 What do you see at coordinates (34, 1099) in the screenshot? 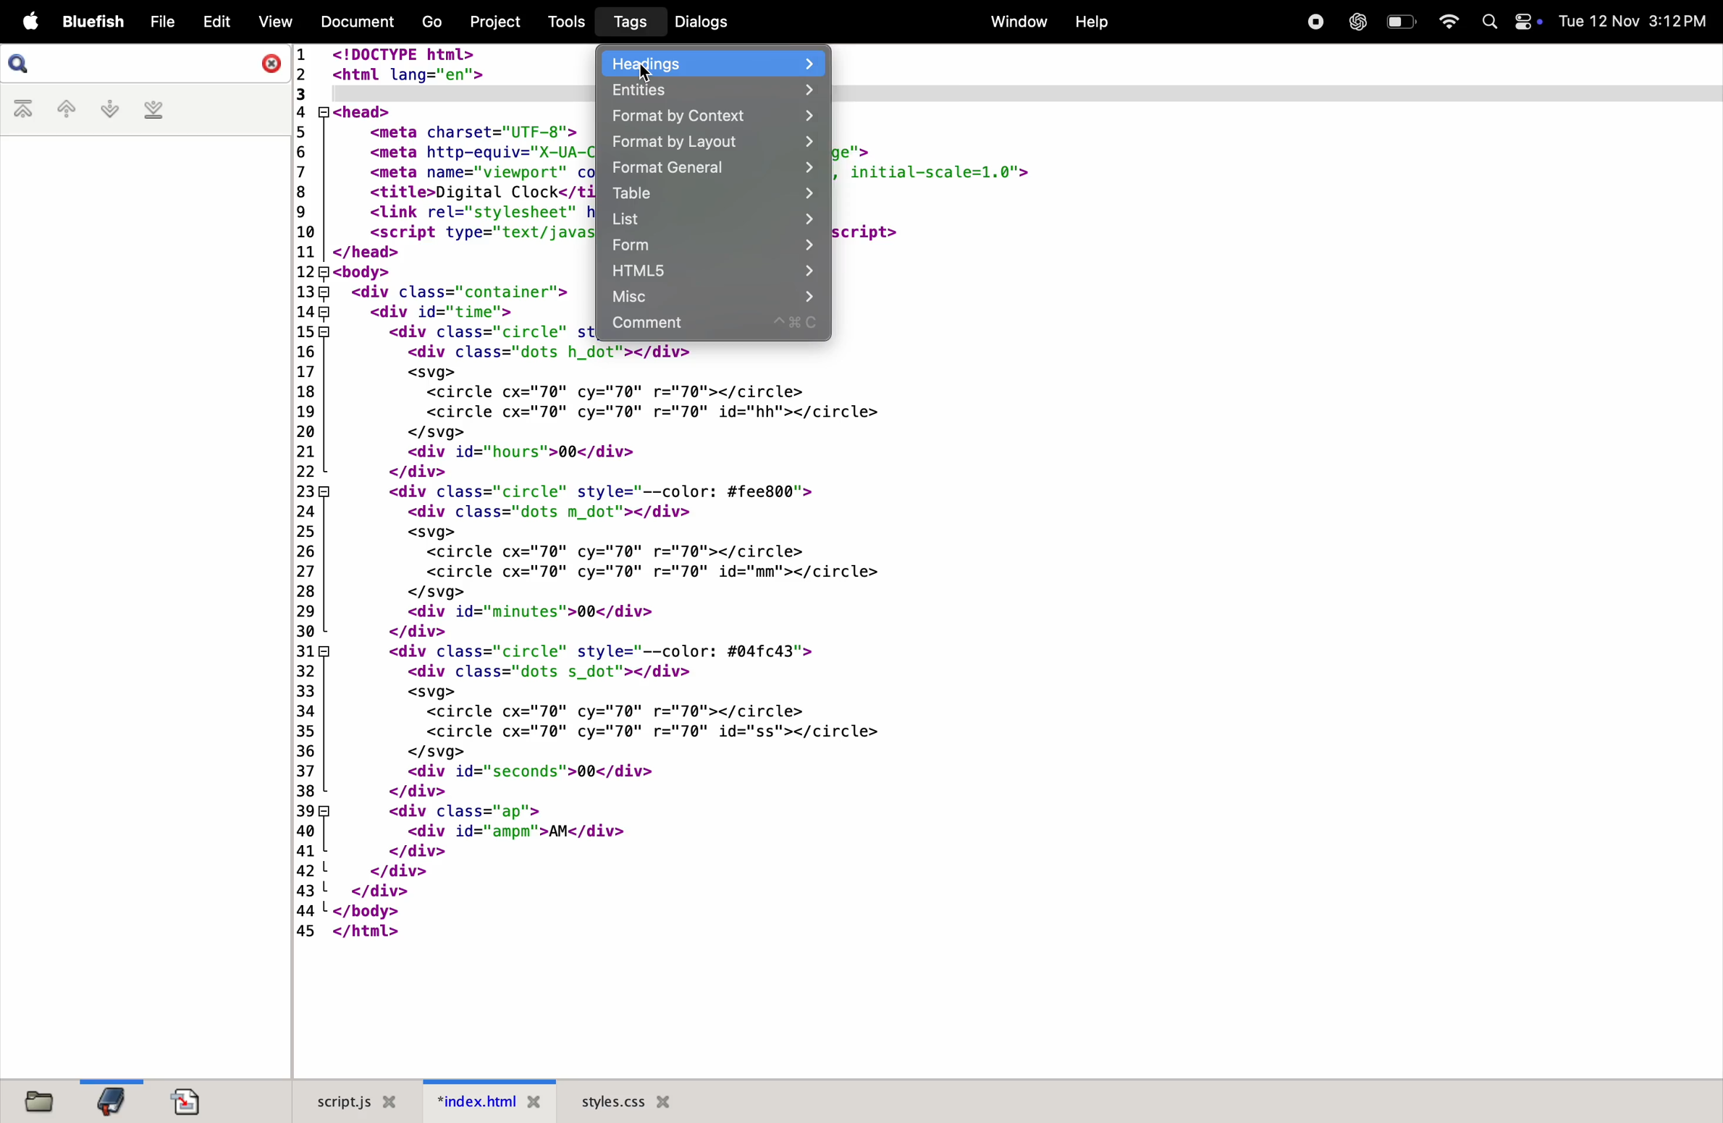
I see `new file` at bounding box center [34, 1099].